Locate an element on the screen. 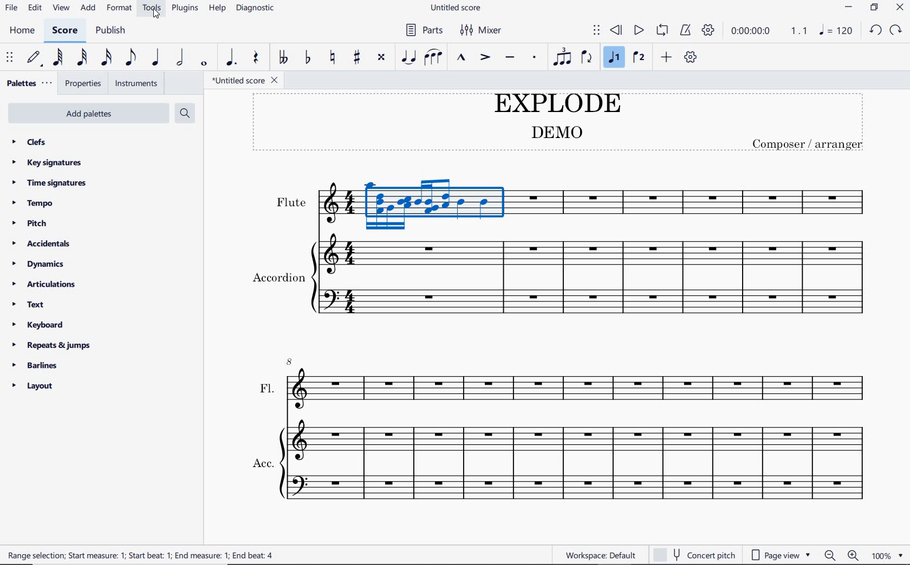 The image size is (910, 565). 32nd note is located at coordinates (82, 58).